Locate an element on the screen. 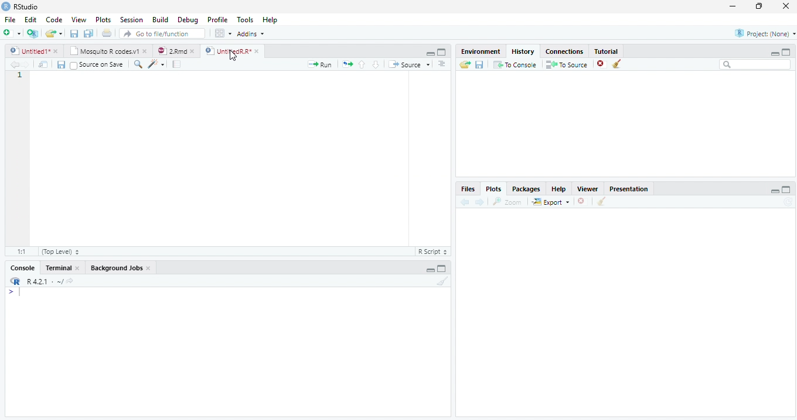 The image size is (797, 420). Back is located at coordinates (13, 64).